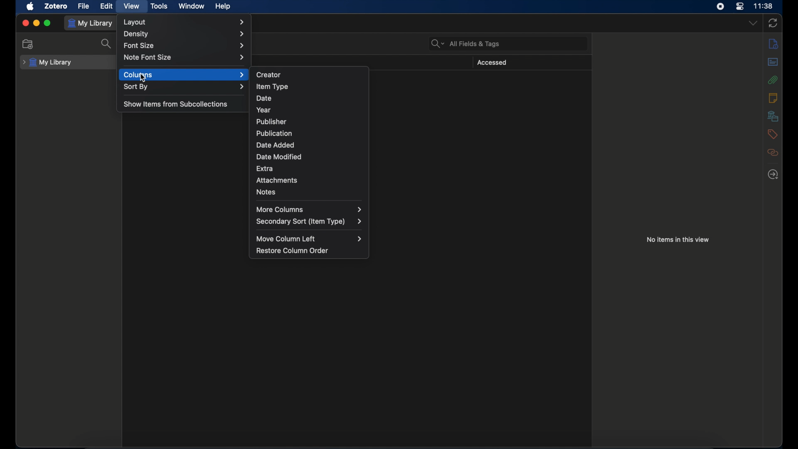  What do you see at coordinates (773, 62) in the screenshot?
I see `abstract` at bounding box center [773, 62].